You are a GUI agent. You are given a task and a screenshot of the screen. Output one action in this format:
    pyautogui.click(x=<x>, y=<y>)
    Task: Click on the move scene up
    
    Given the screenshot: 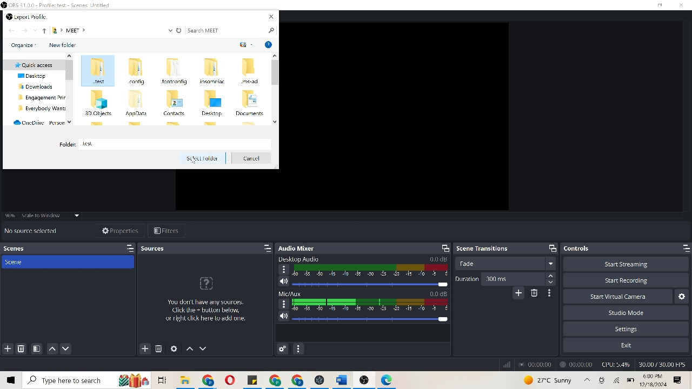 What is the action you would take?
    pyautogui.click(x=52, y=347)
    